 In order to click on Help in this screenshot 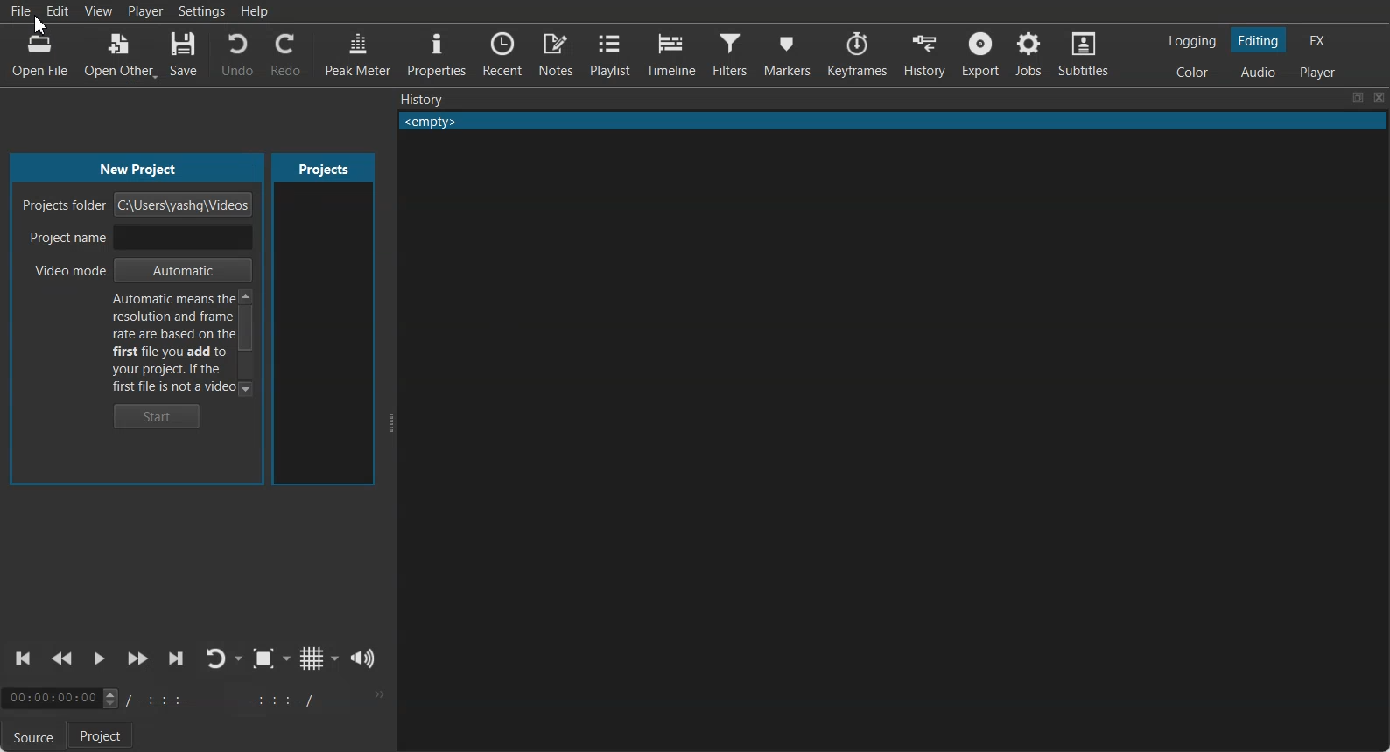, I will do `click(254, 10)`.